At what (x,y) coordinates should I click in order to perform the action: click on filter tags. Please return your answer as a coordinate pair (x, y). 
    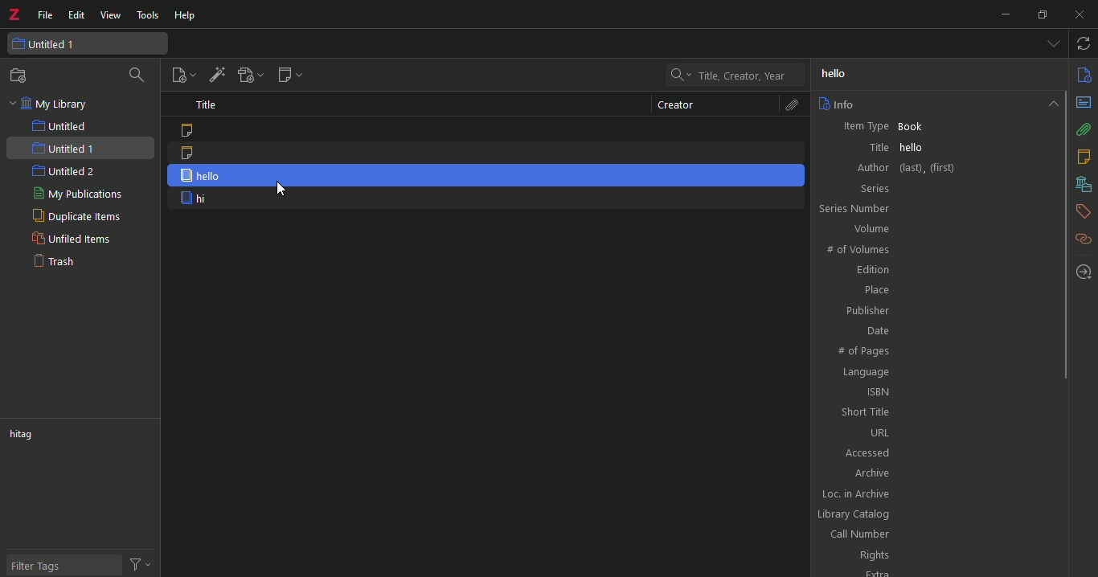
    Looking at the image, I should click on (58, 561).